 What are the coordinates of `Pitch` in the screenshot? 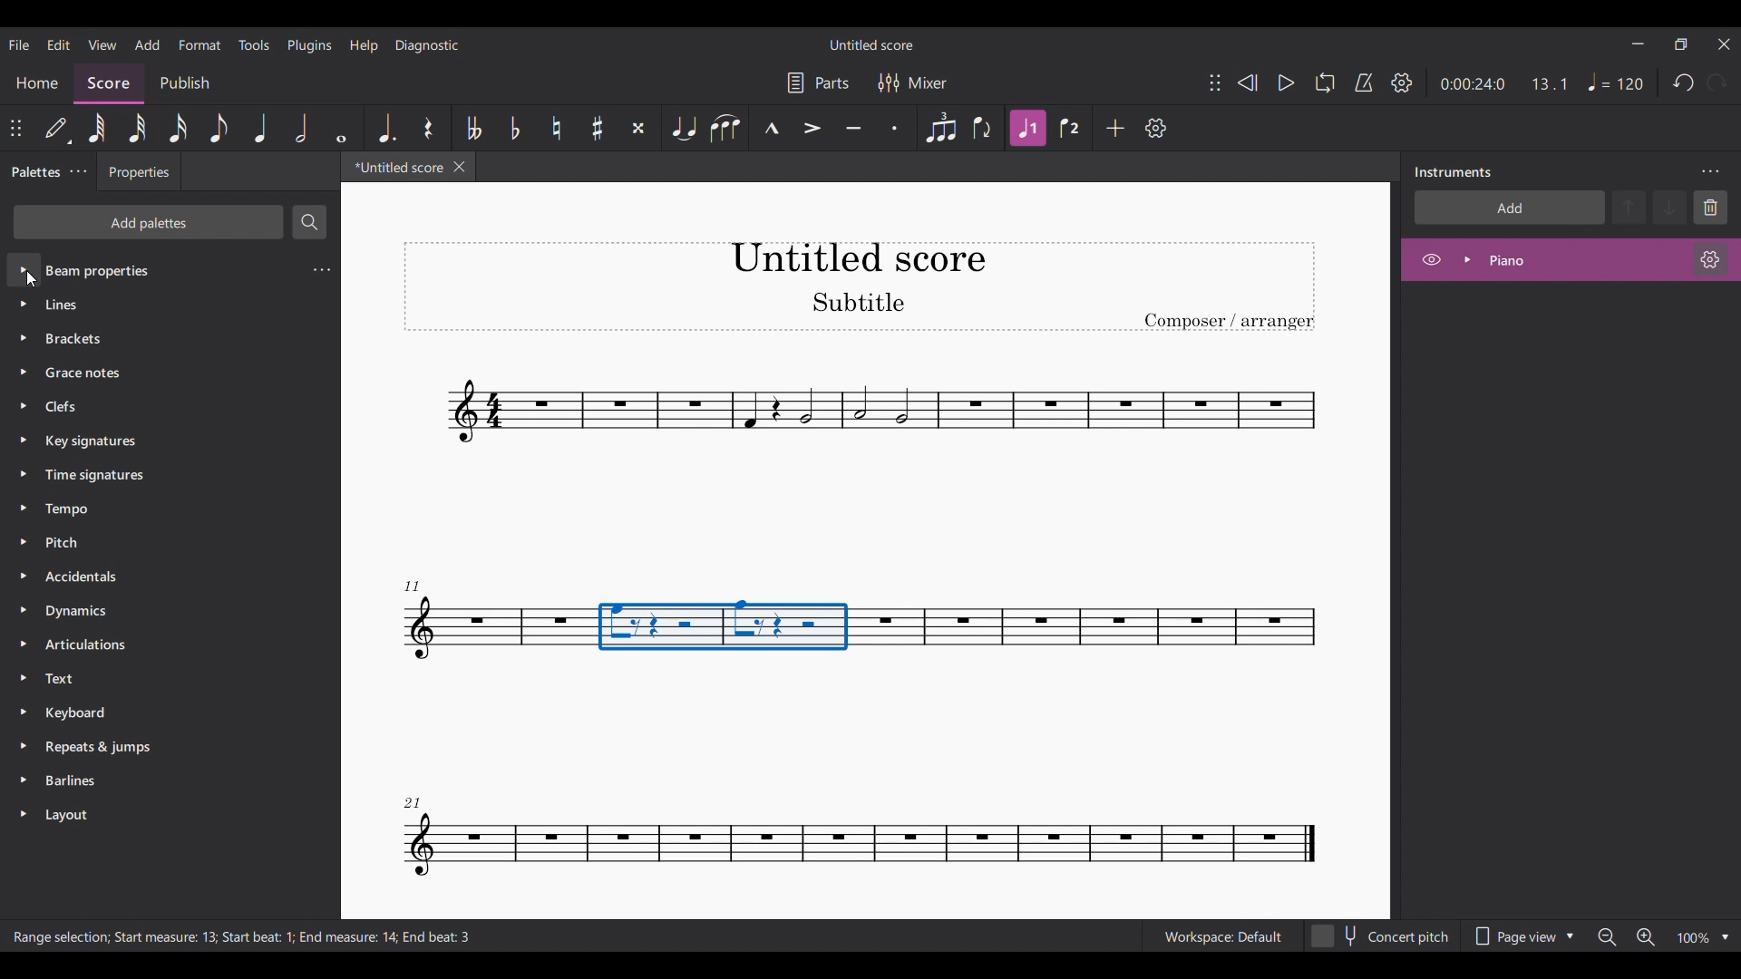 It's located at (154, 541).